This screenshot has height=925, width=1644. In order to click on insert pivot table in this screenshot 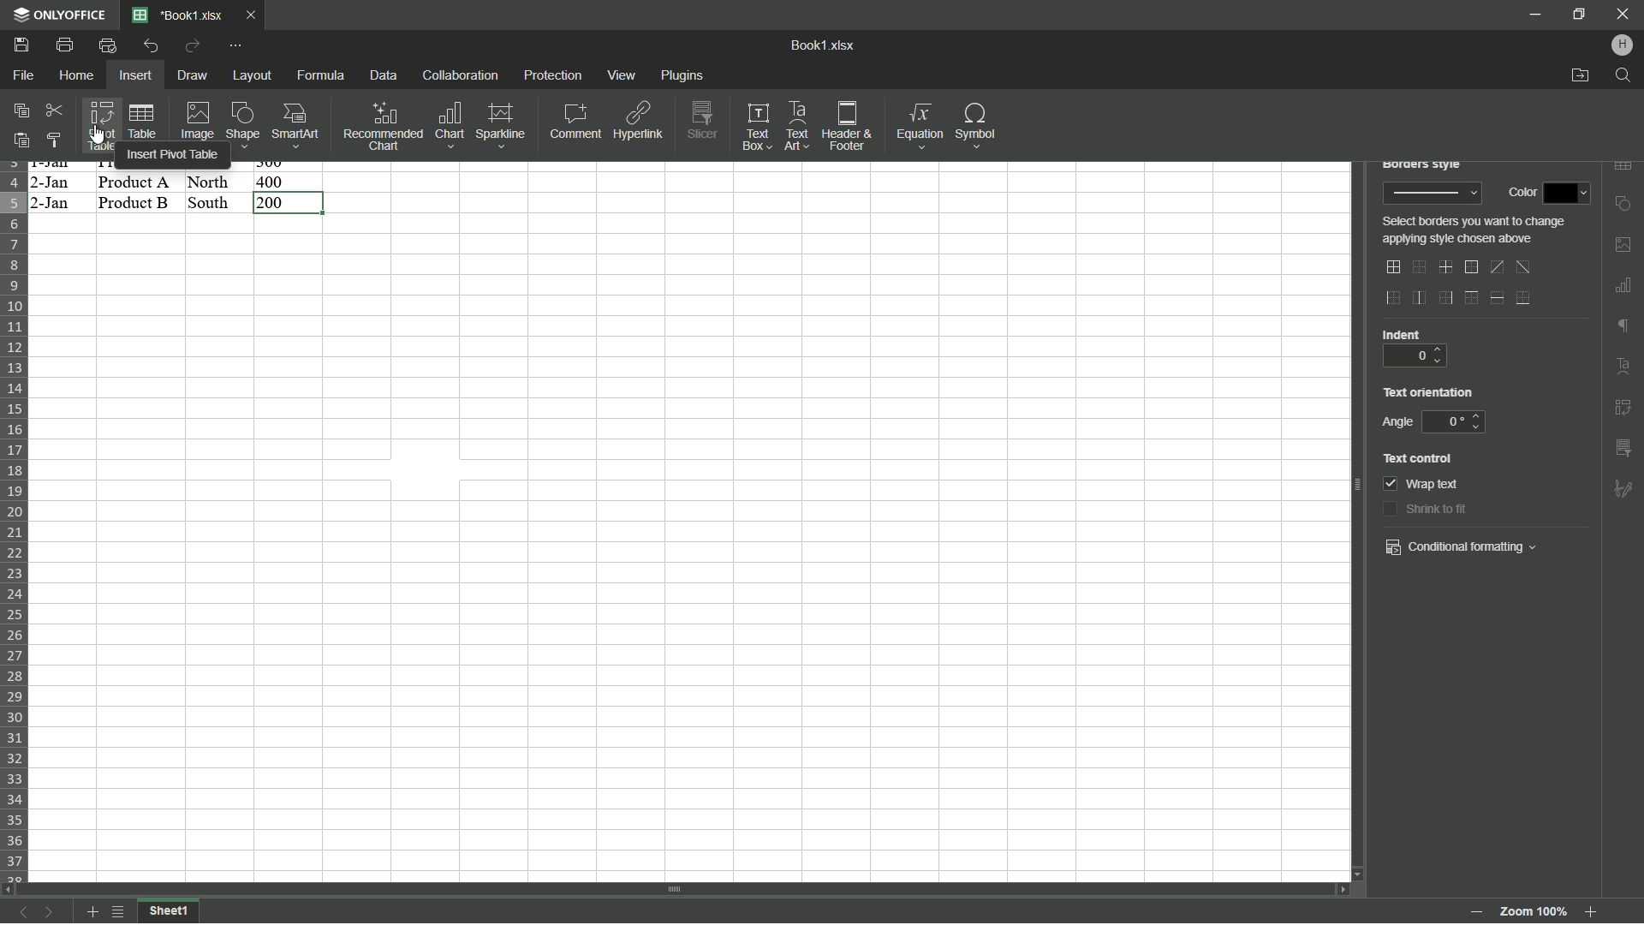, I will do `click(177, 158)`.